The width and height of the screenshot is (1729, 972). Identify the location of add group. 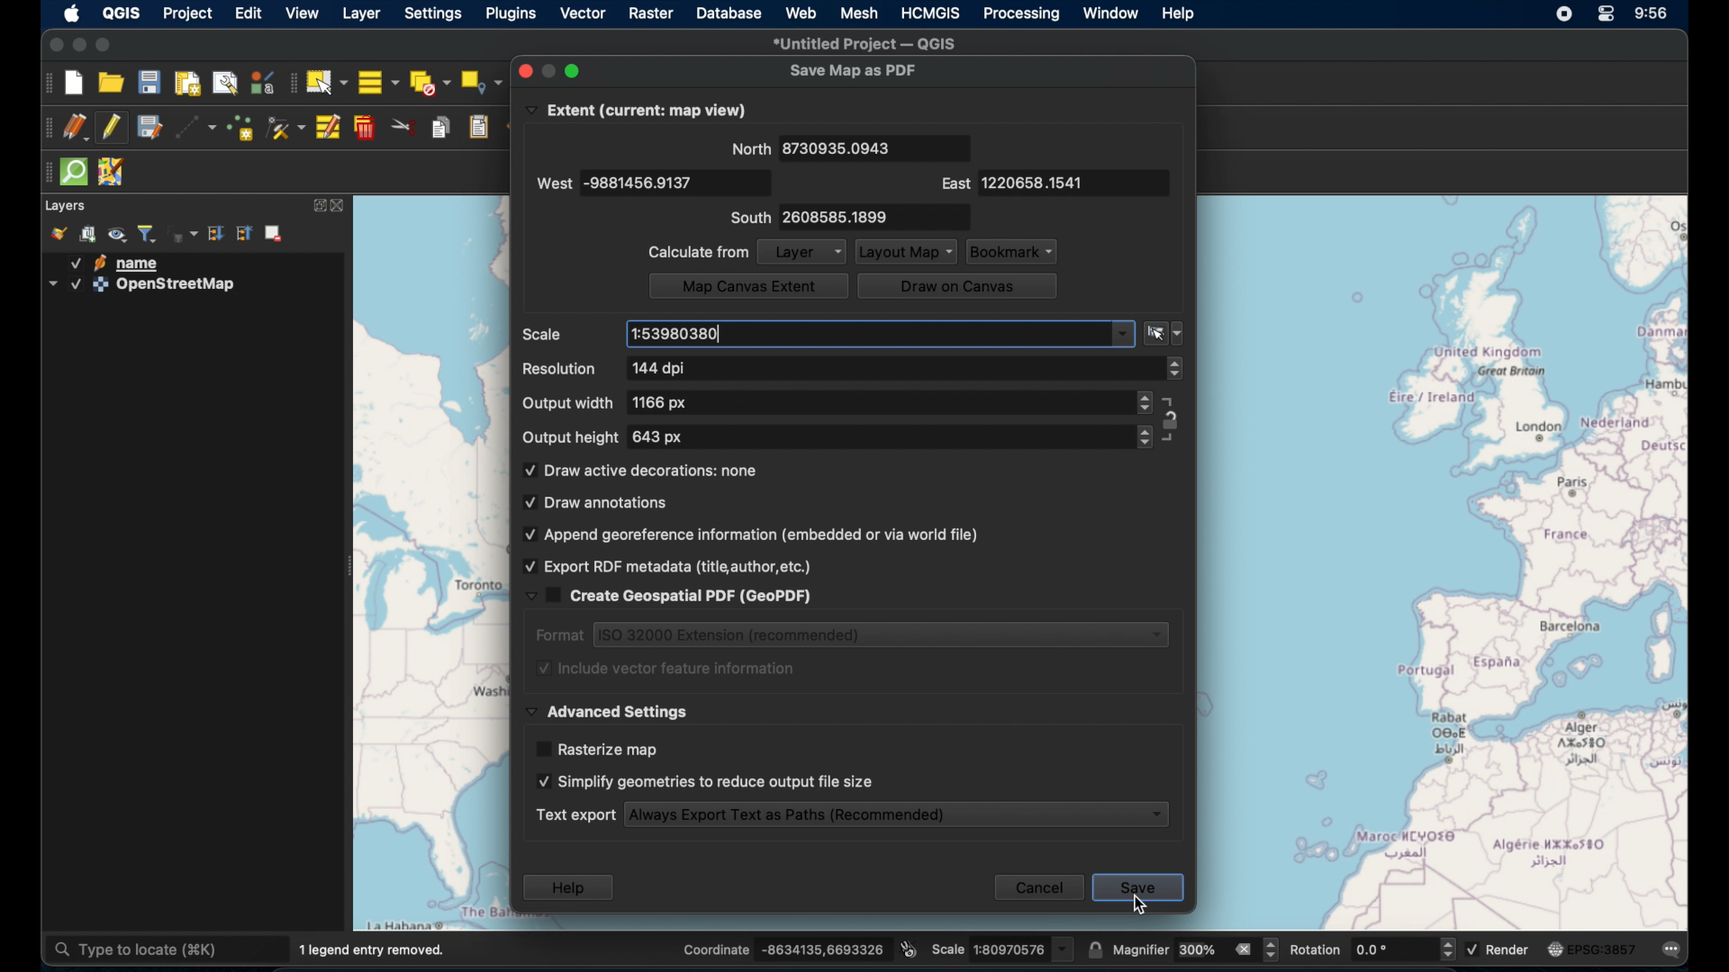
(91, 234).